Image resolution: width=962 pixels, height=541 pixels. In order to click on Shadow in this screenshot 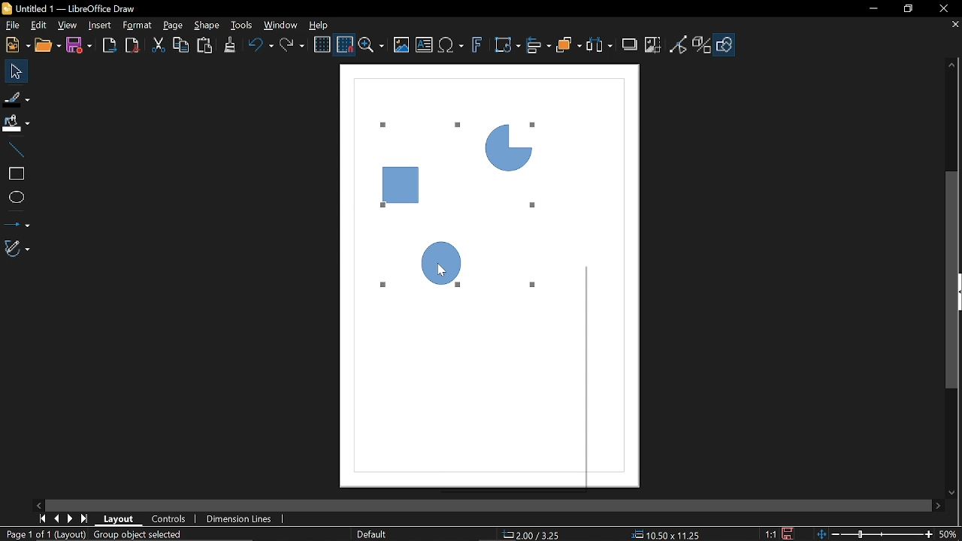, I will do `click(630, 45)`.